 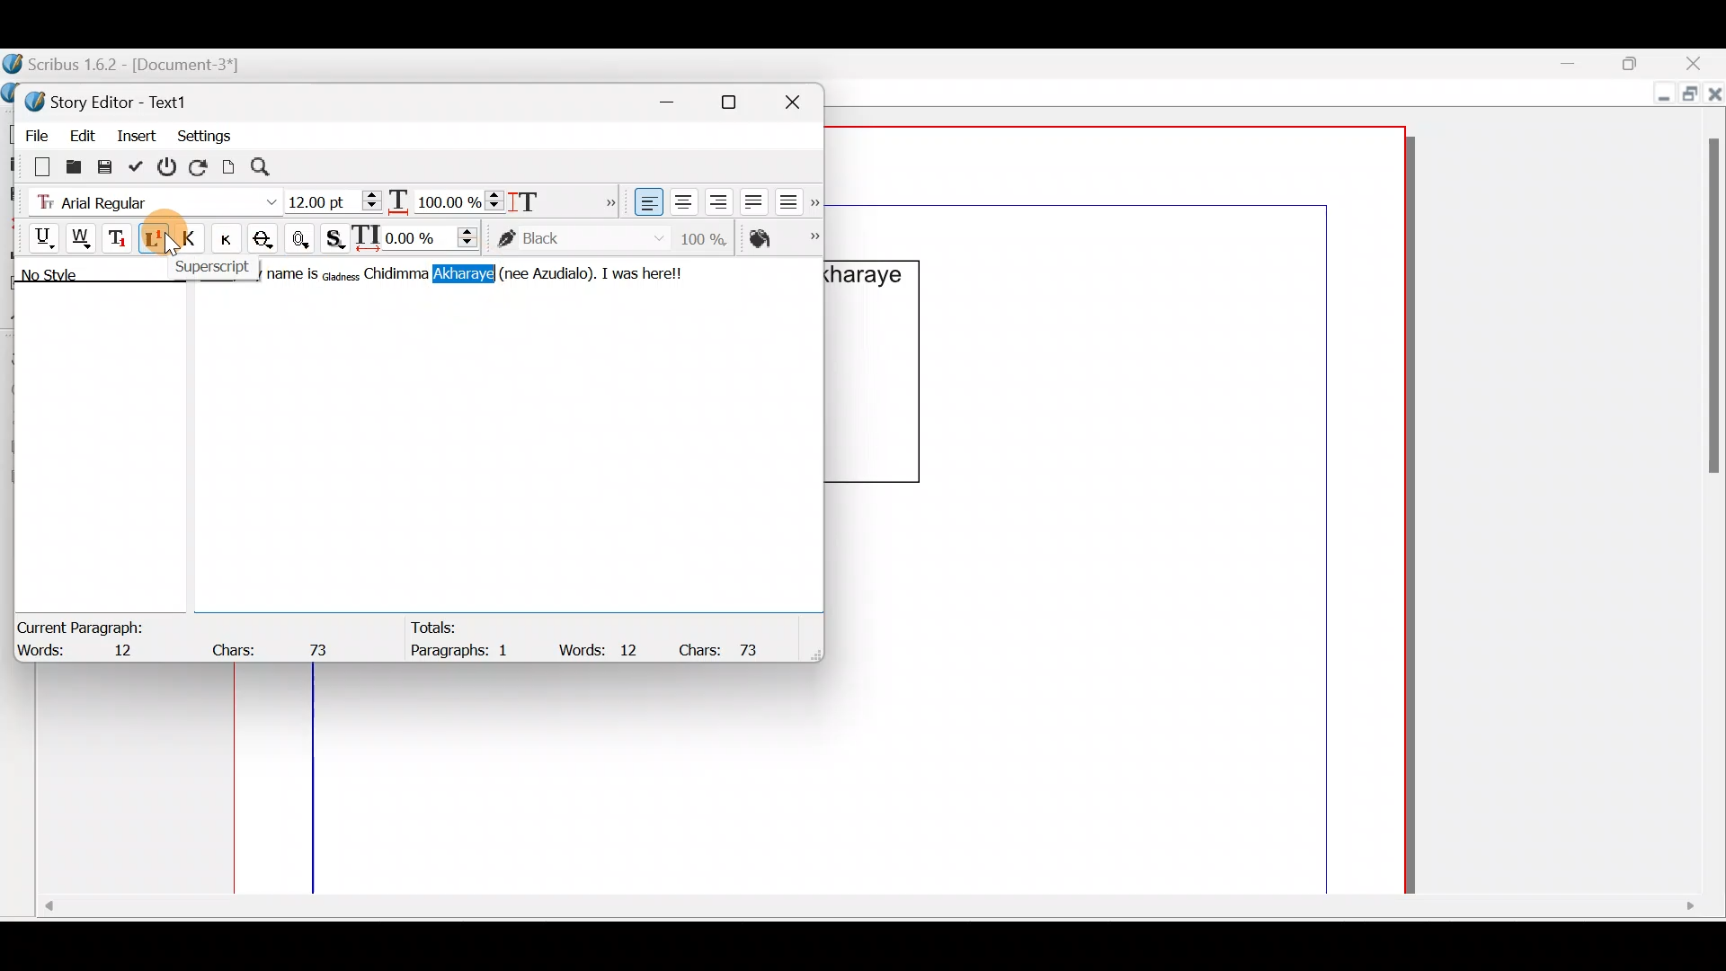 I want to click on Cursor, so click(x=159, y=238).